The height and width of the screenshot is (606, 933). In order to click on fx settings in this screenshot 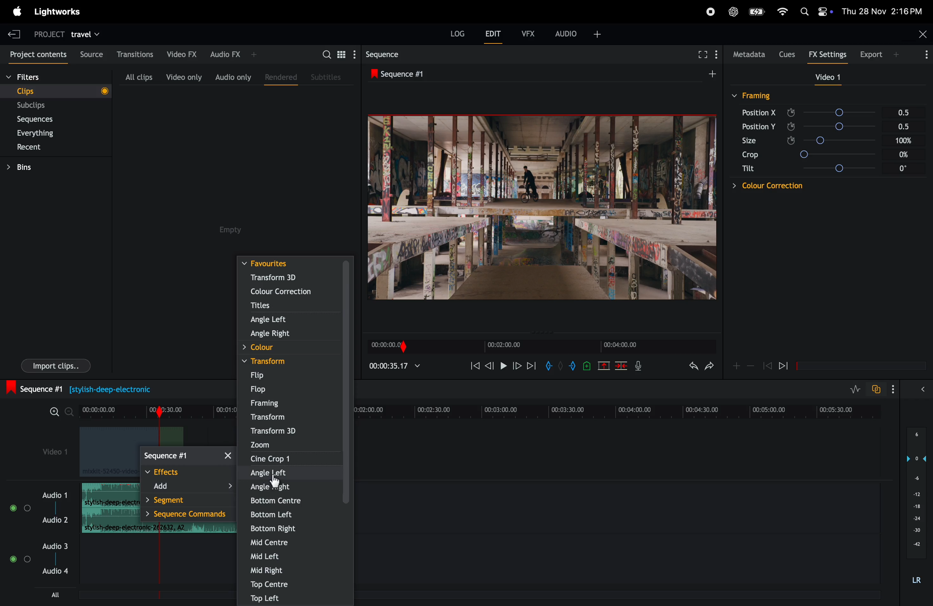, I will do `click(830, 54)`.